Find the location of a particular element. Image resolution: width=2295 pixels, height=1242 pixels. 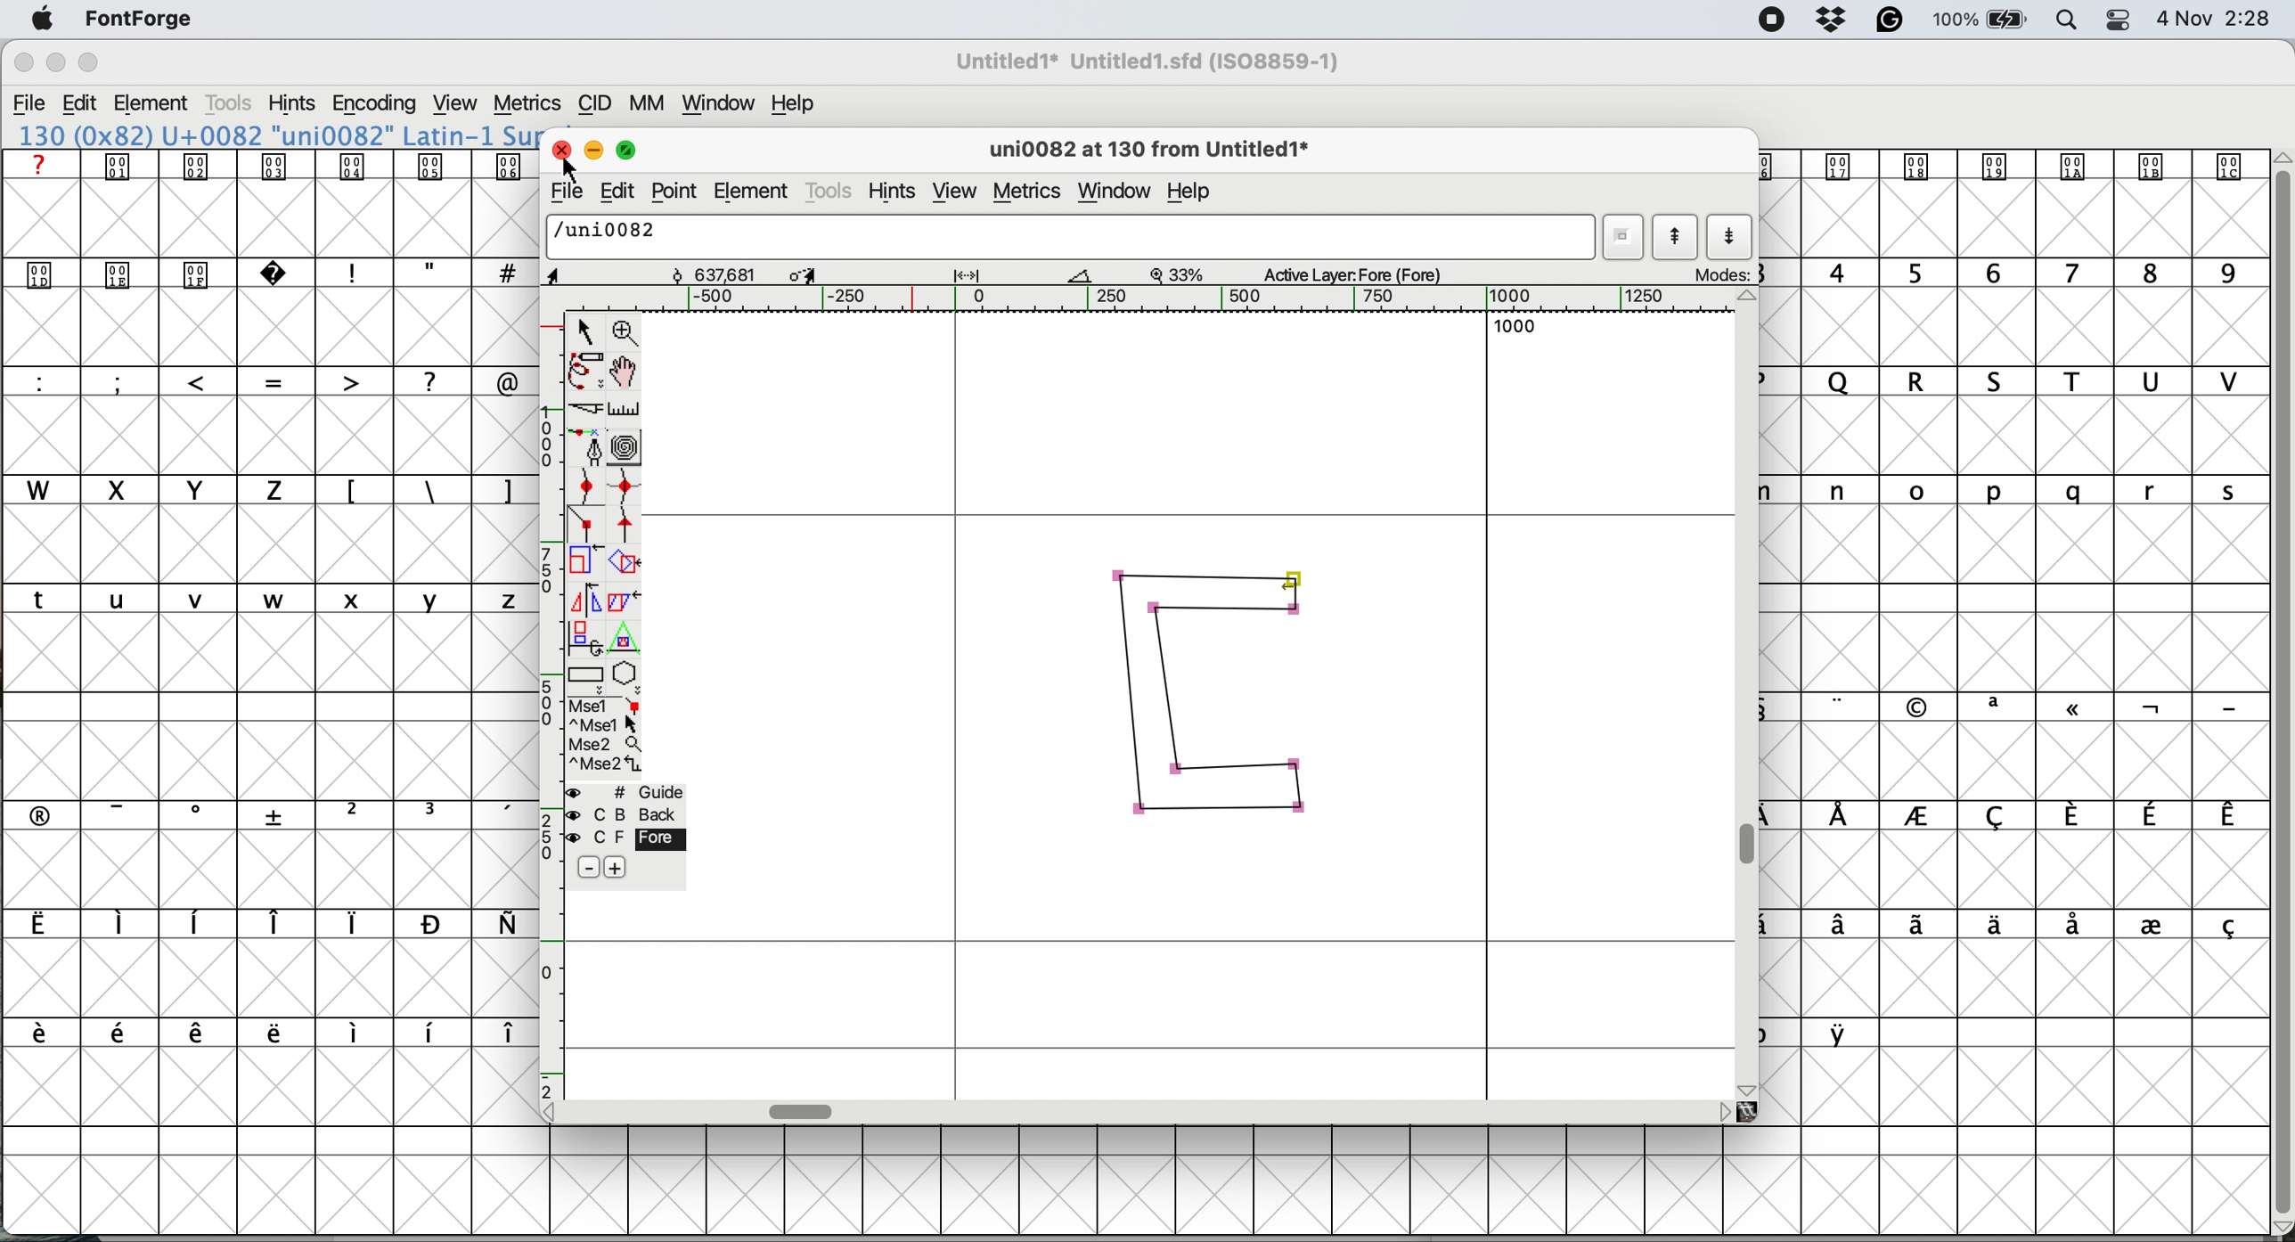

uppercase letters is located at coordinates (2026, 381).